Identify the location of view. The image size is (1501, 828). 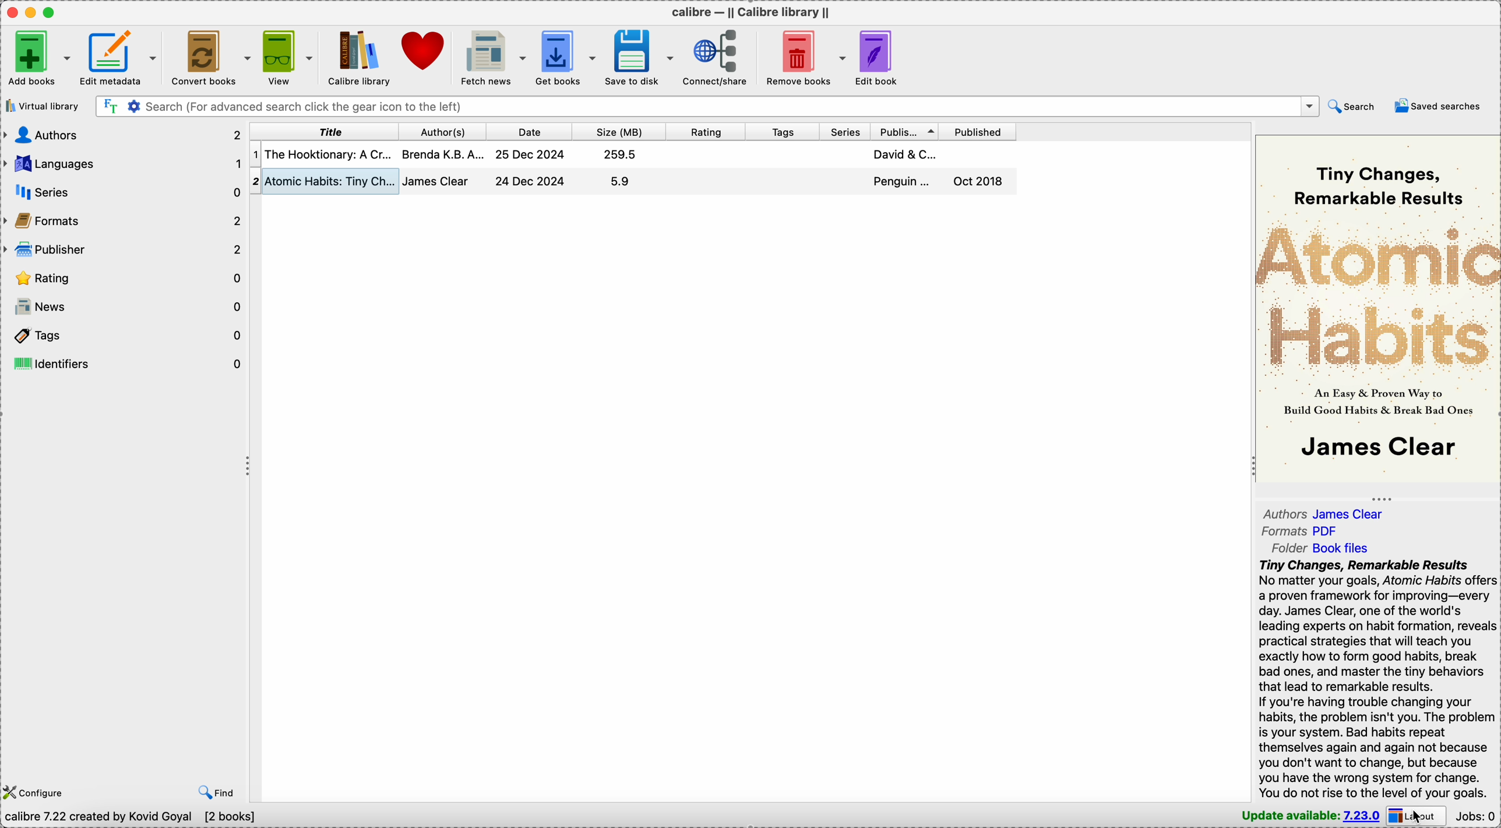
(286, 57).